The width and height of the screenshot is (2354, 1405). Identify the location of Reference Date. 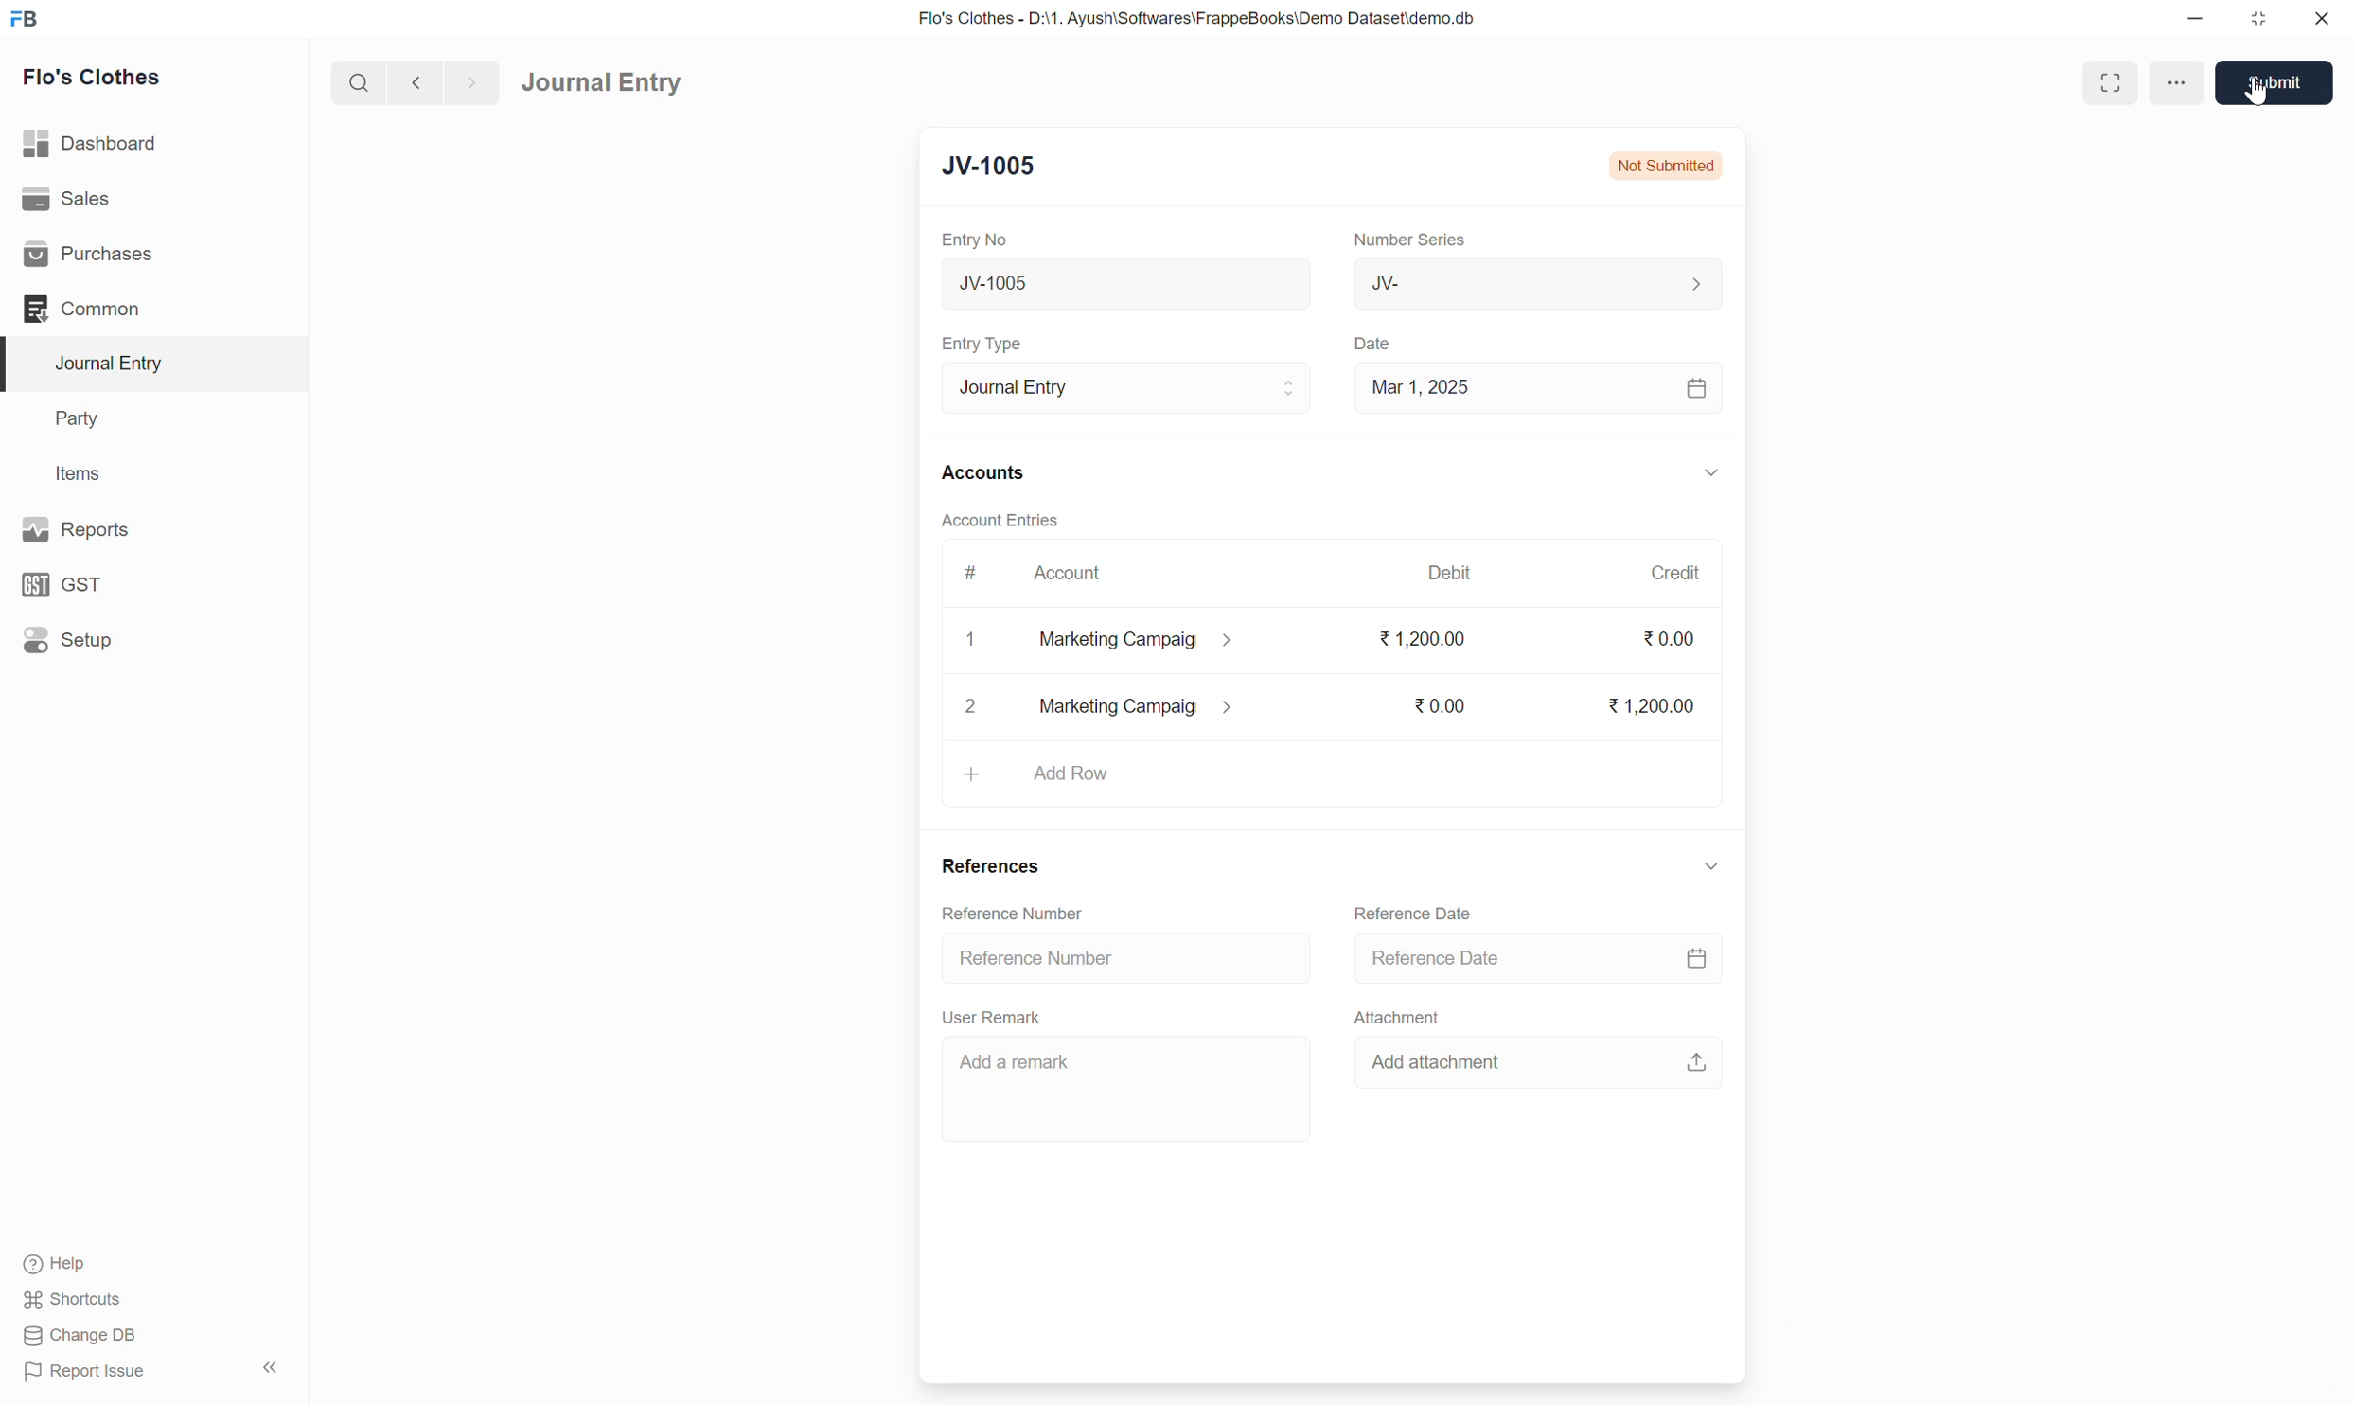
(1417, 915).